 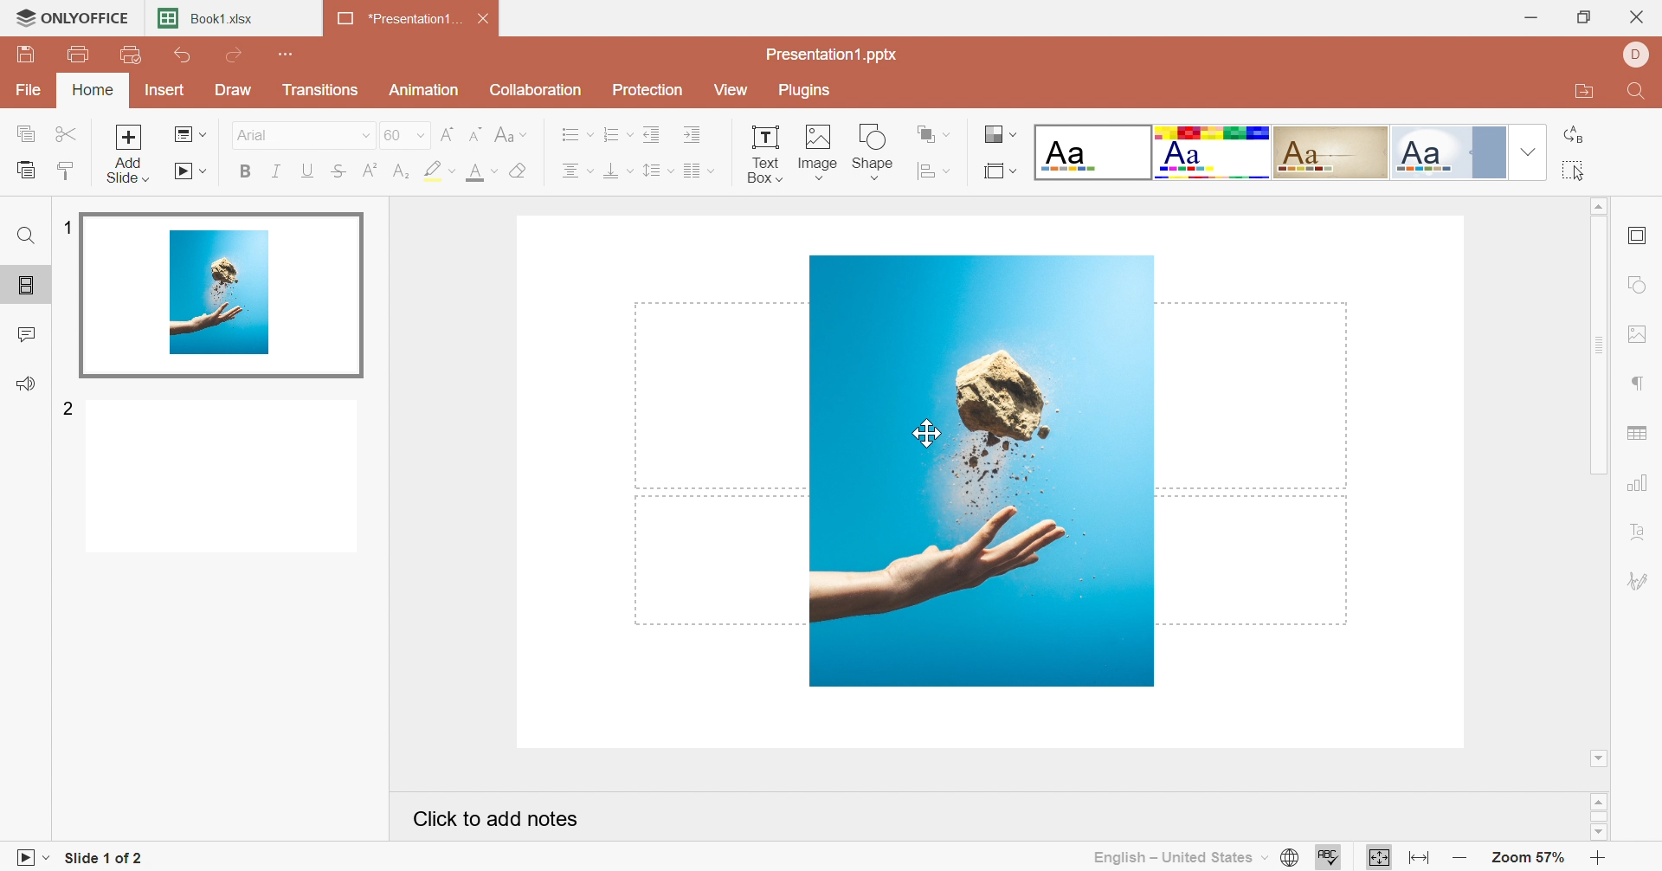 I want to click on Minimize, so click(x=1530, y=17).